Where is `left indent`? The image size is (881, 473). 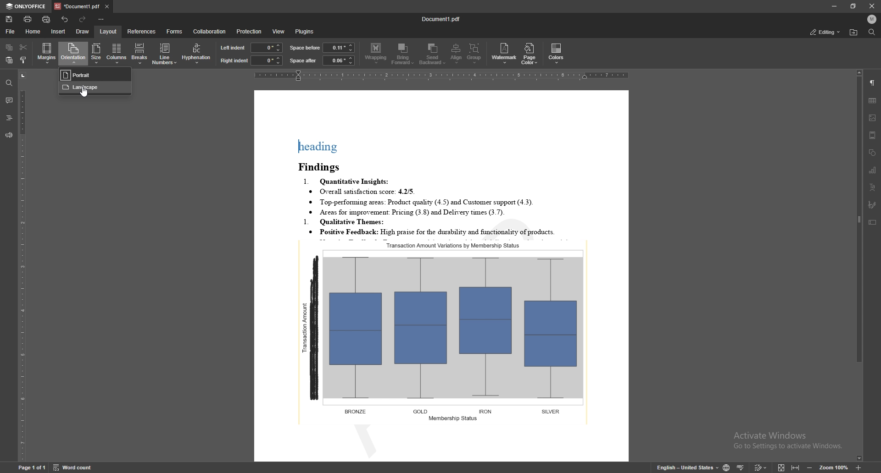 left indent is located at coordinates (233, 48).